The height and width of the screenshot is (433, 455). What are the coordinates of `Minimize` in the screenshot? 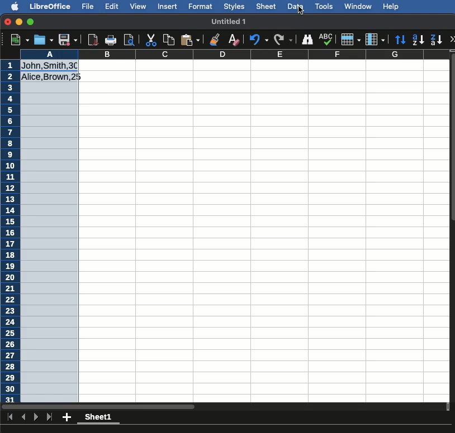 It's located at (19, 21).